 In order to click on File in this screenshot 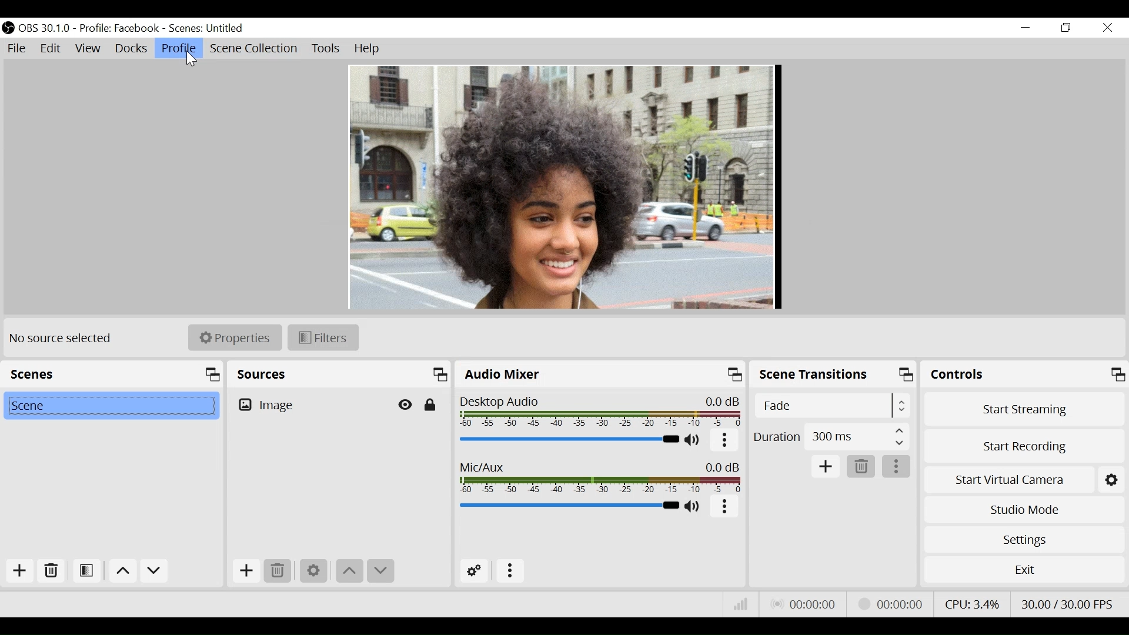, I will do `click(18, 49)`.